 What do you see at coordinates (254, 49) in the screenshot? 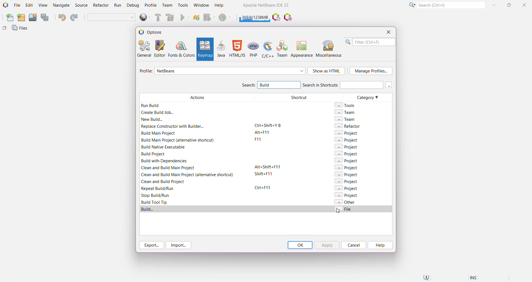
I see `PHP` at bounding box center [254, 49].